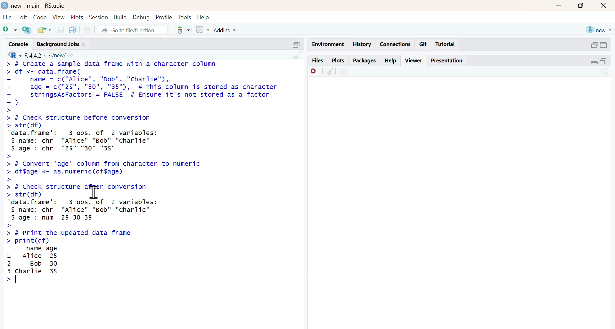 The width and height of the screenshot is (615, 329). Describe the element at coordinates (445, 44) in the screenshot. I see `Tutorial ` at that location.